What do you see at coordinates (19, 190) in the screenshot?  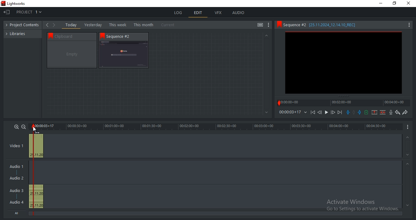 I see `Audio 3` at bounding box center [19, 190].